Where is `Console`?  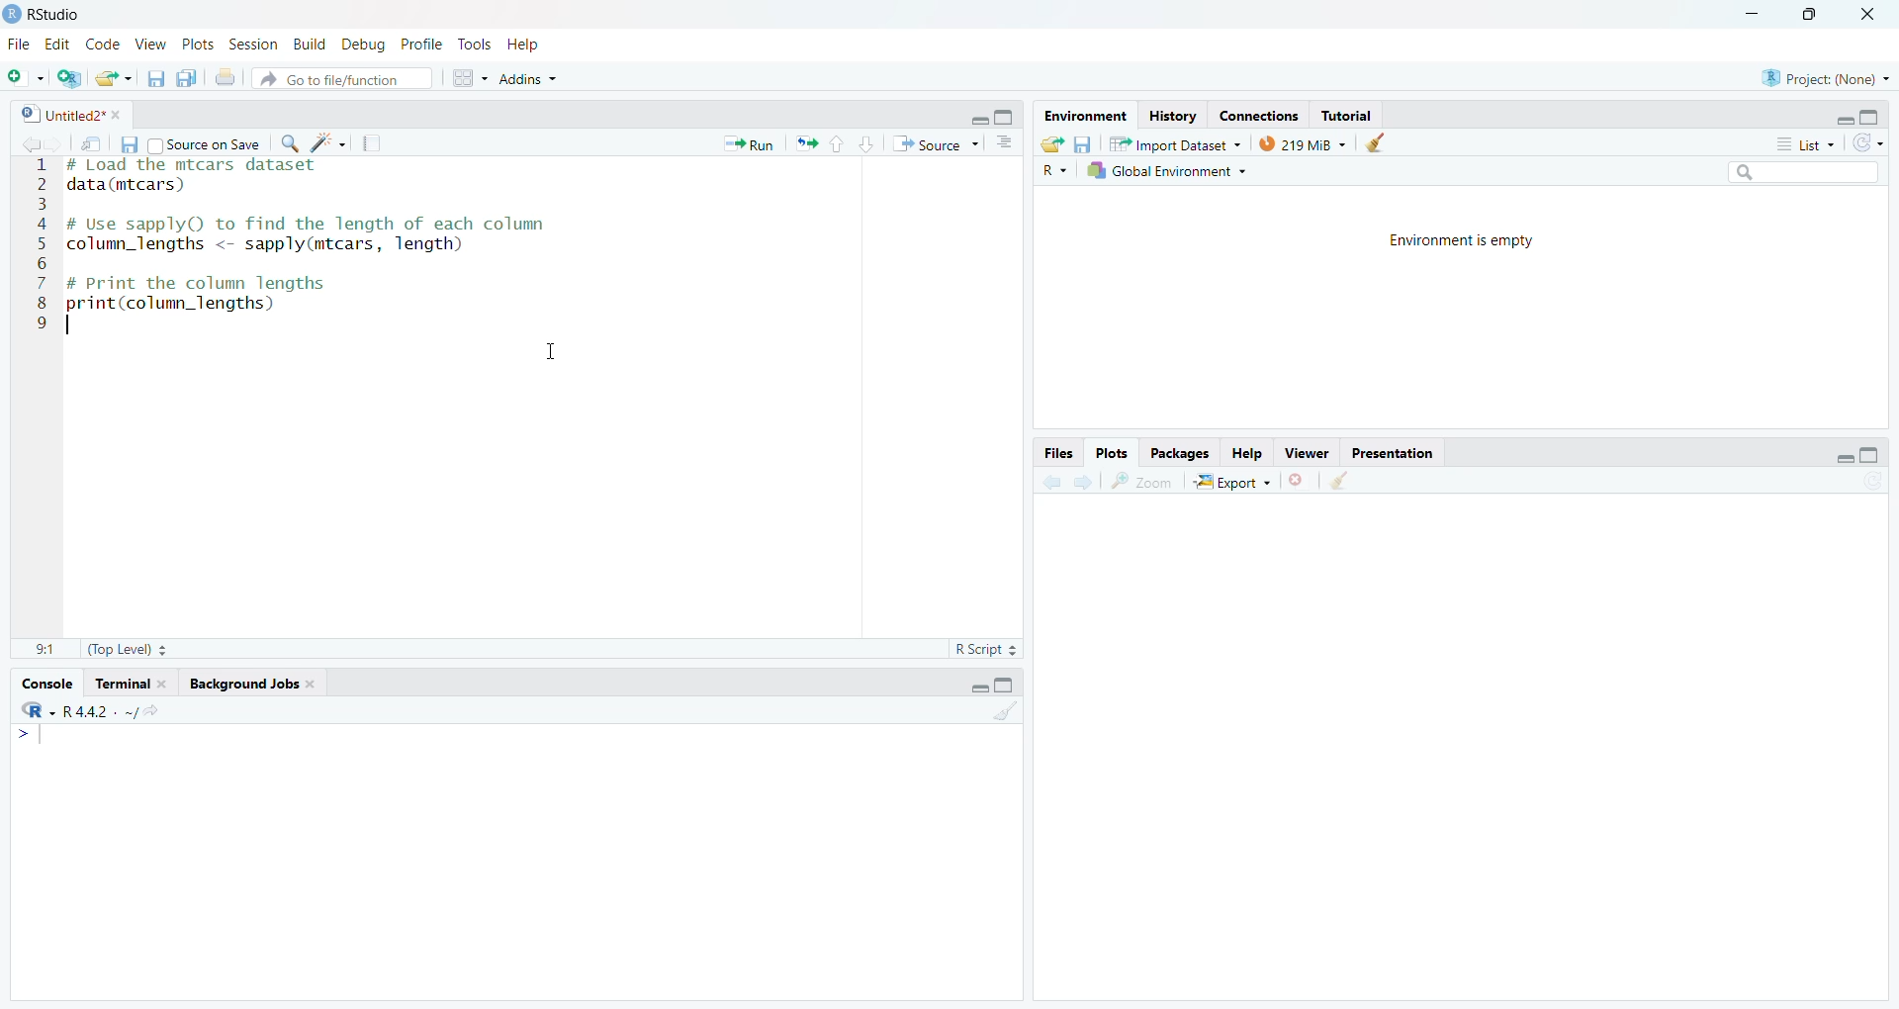
Console is located at coordinates (49, 684).